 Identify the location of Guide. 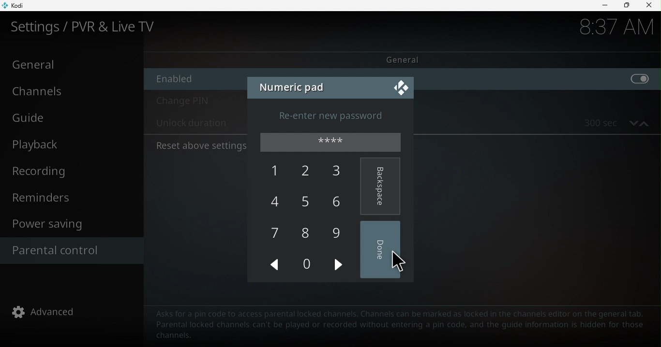
(70, 117).